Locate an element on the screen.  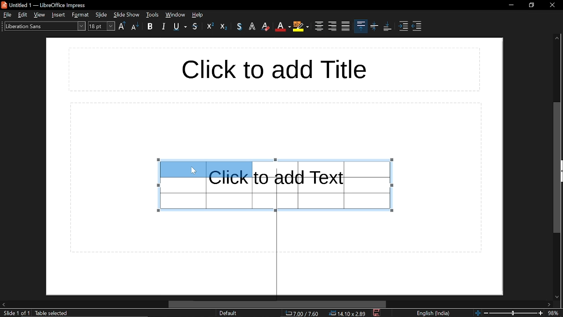
subscript is located at coordinates (224, 26).